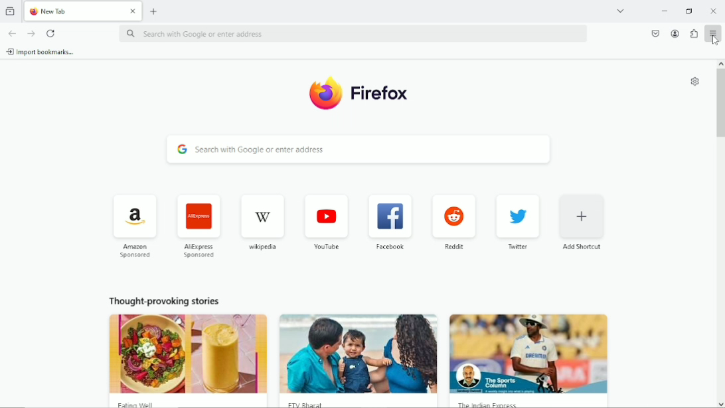 The height and width of the screenshot is (408, 725). I want to click on wikipedia, so click(261, 248).